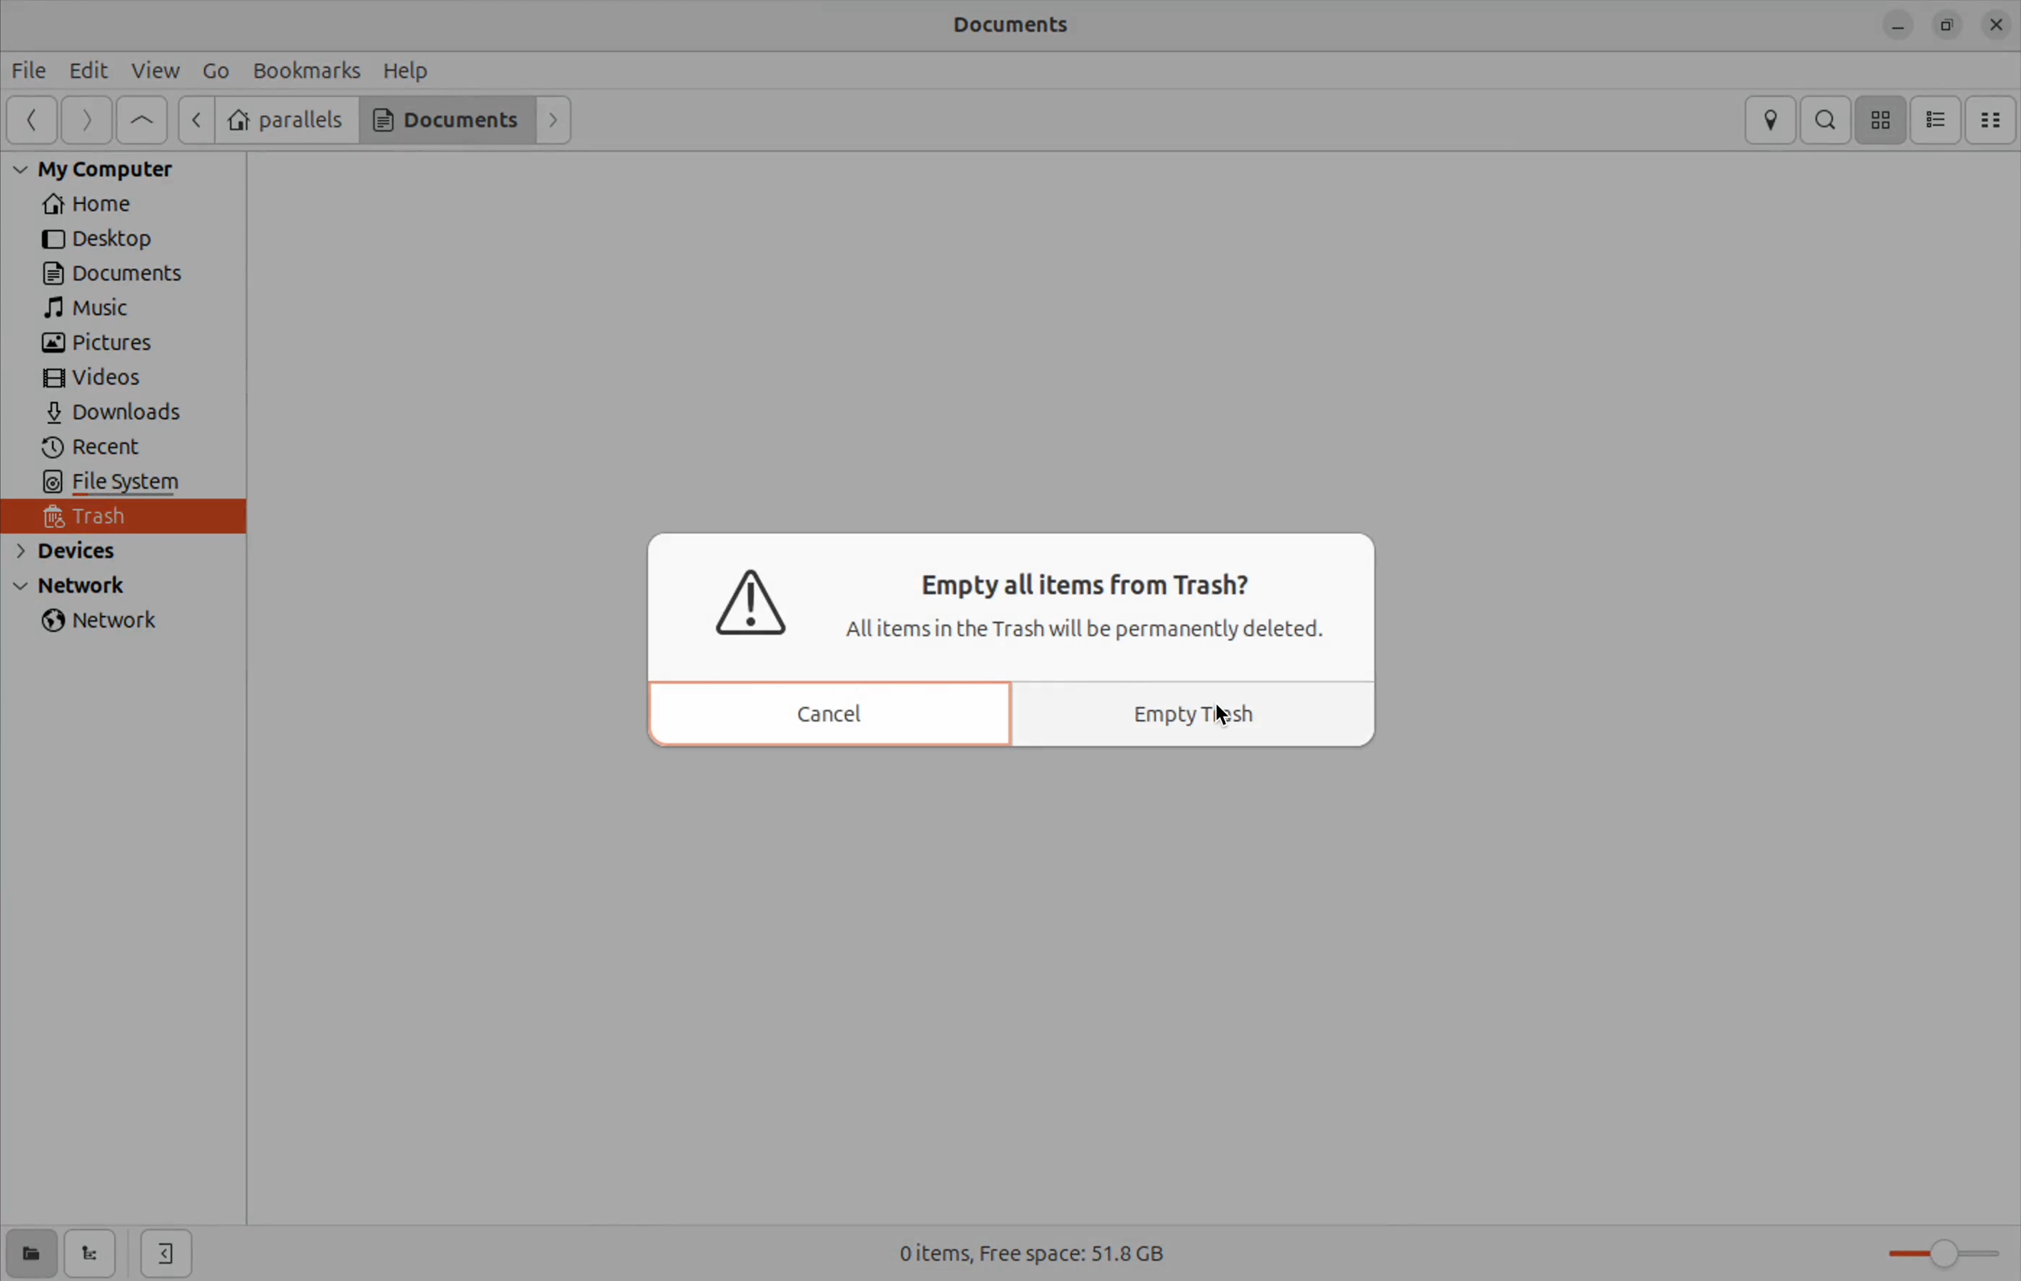 Image resolution: width=2021 pixels, height=1281 pixels. What do you see at coordinates (127, 483) in the screenshot?
I see `file system` at bounding box center [127, 483].